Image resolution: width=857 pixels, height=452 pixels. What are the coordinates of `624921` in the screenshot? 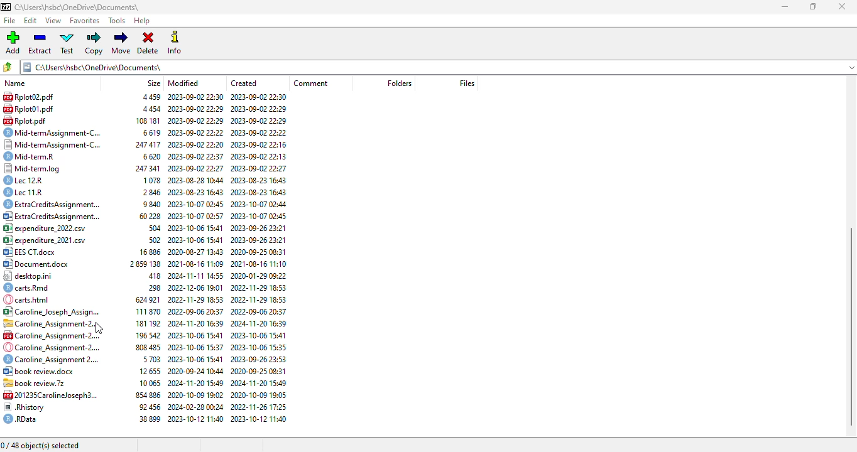 It's located at (146, 299).